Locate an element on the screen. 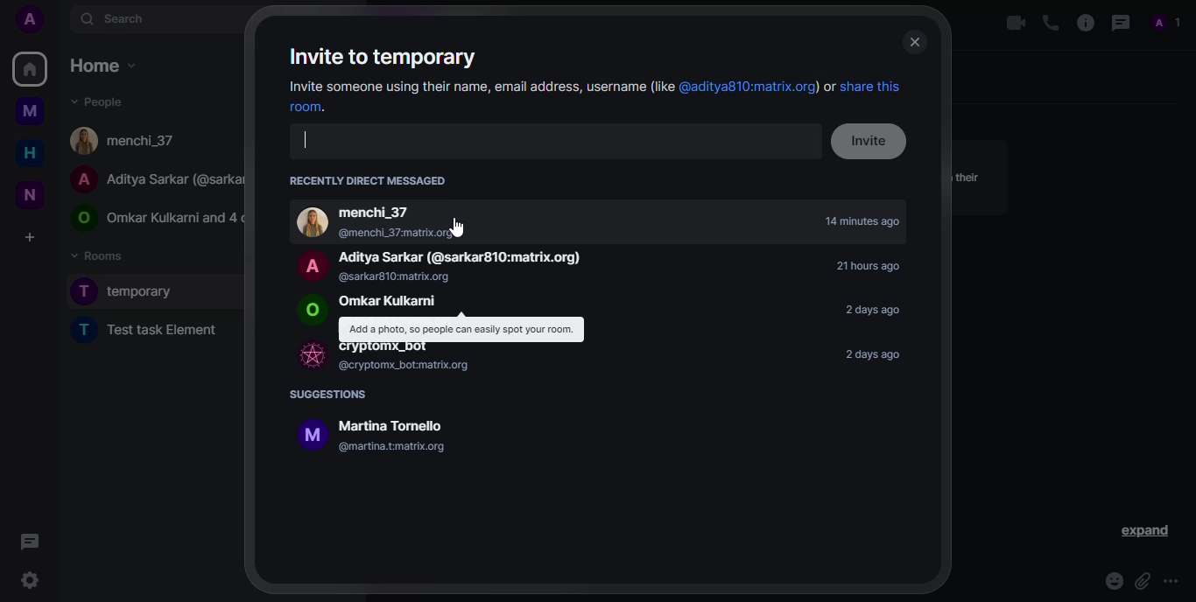  threads is located at coordinates (1119, 23).